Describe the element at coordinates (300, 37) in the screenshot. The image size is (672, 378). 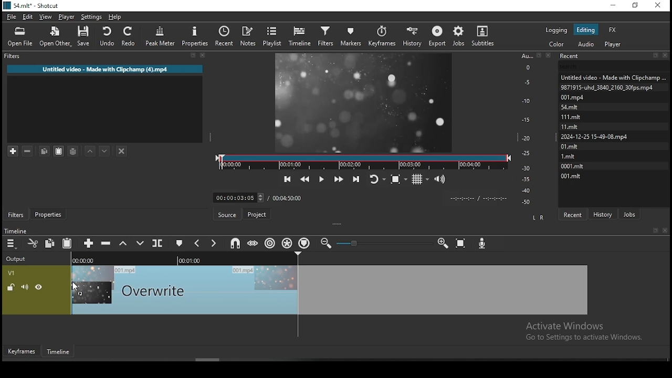
I see `timeline` at that location.